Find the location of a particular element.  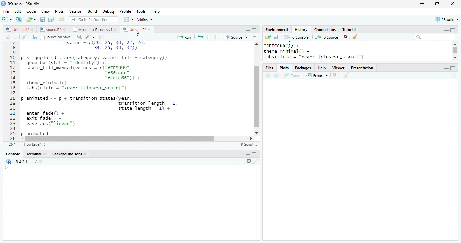

down is located at coordinates (216, 37).